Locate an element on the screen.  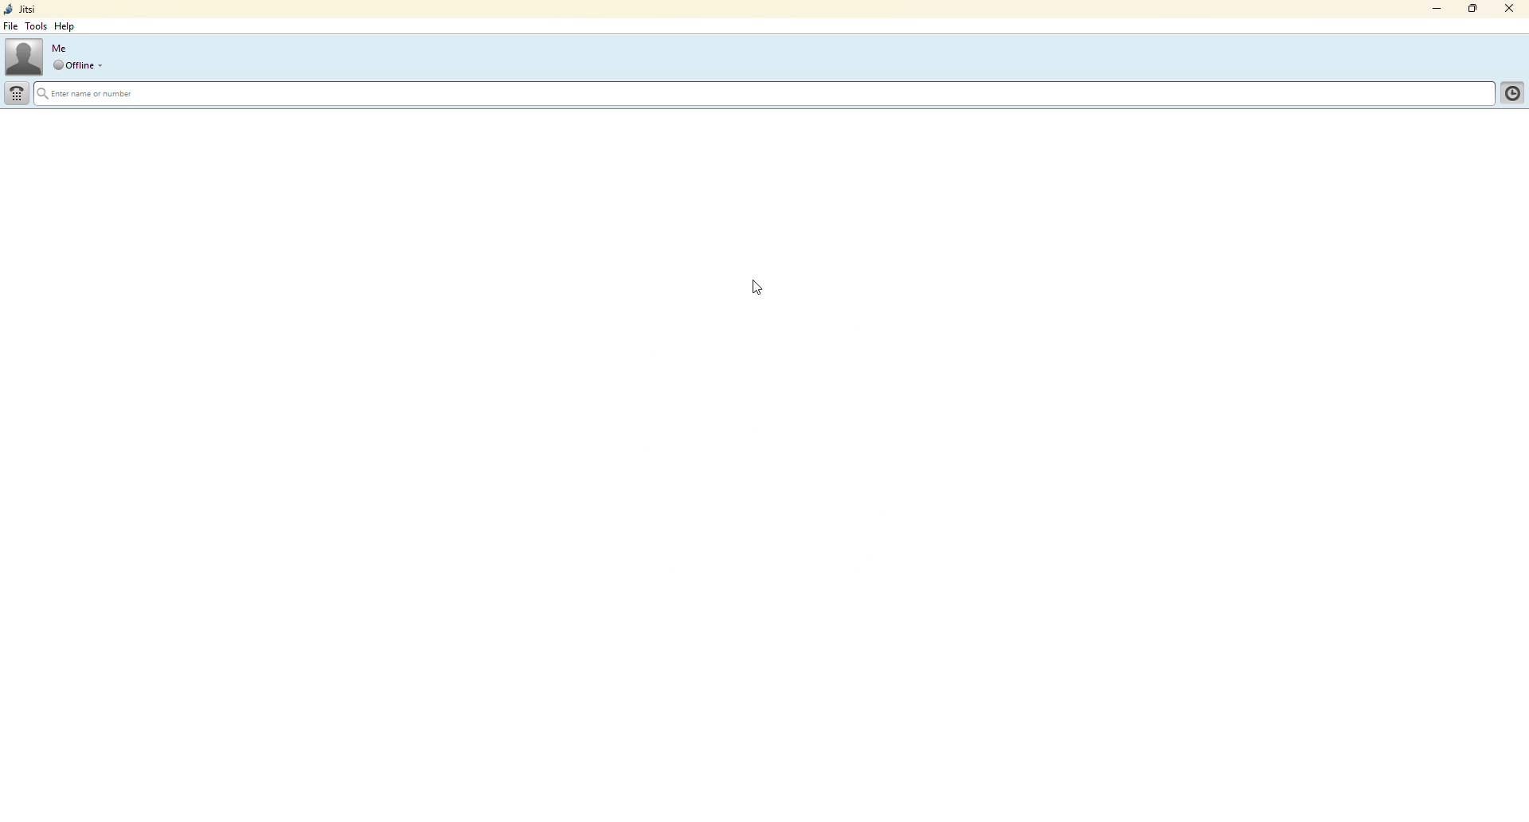
contact list is located at coordinates (1510, 96).